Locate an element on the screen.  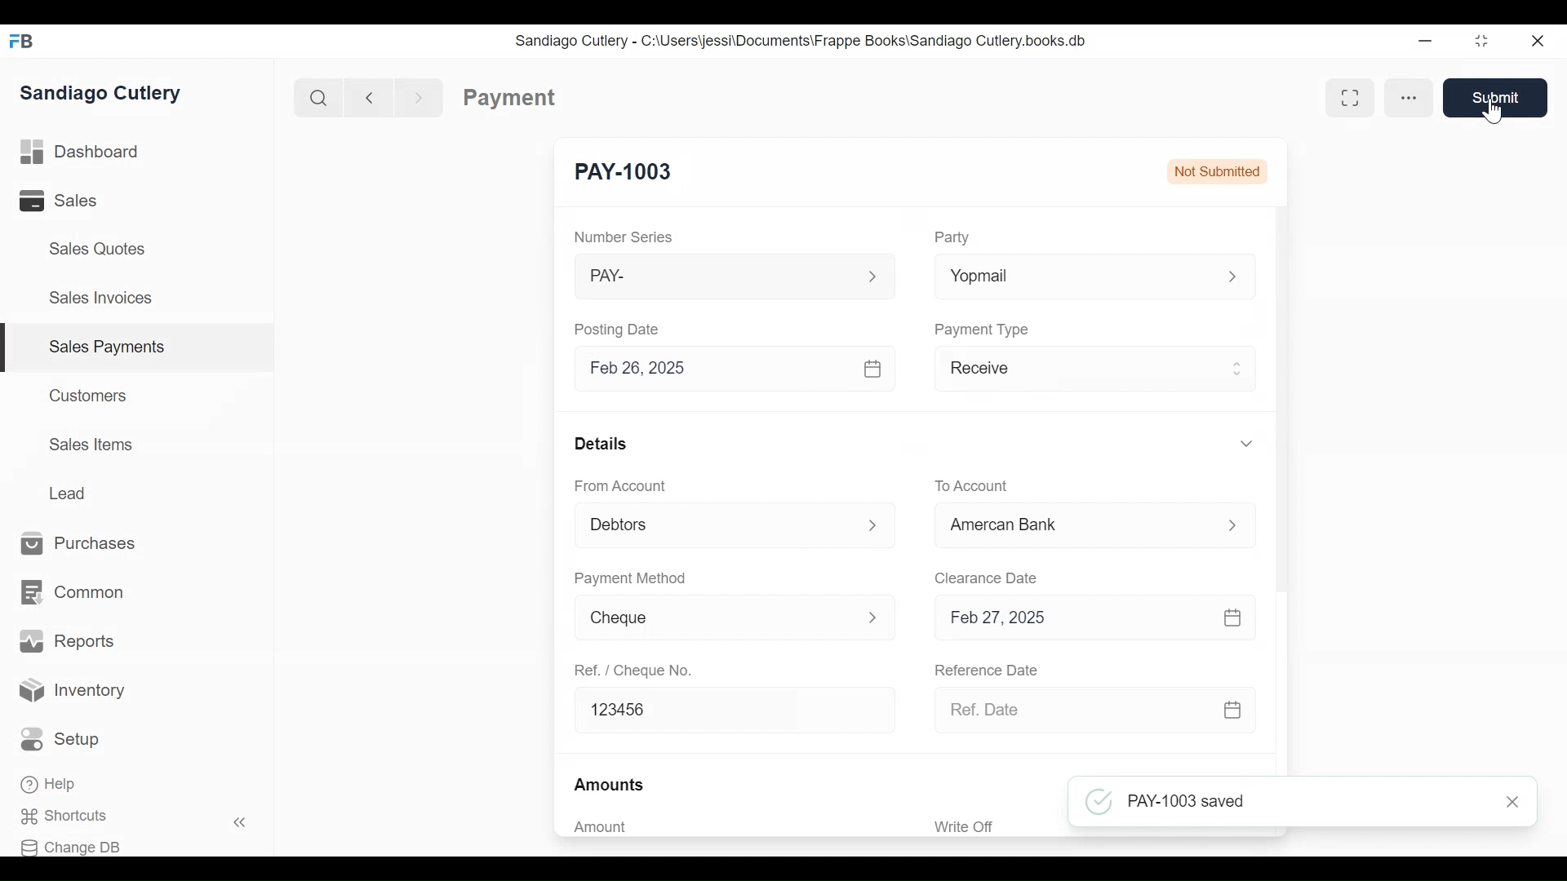
Inventory is located at coordinates (73, 691).